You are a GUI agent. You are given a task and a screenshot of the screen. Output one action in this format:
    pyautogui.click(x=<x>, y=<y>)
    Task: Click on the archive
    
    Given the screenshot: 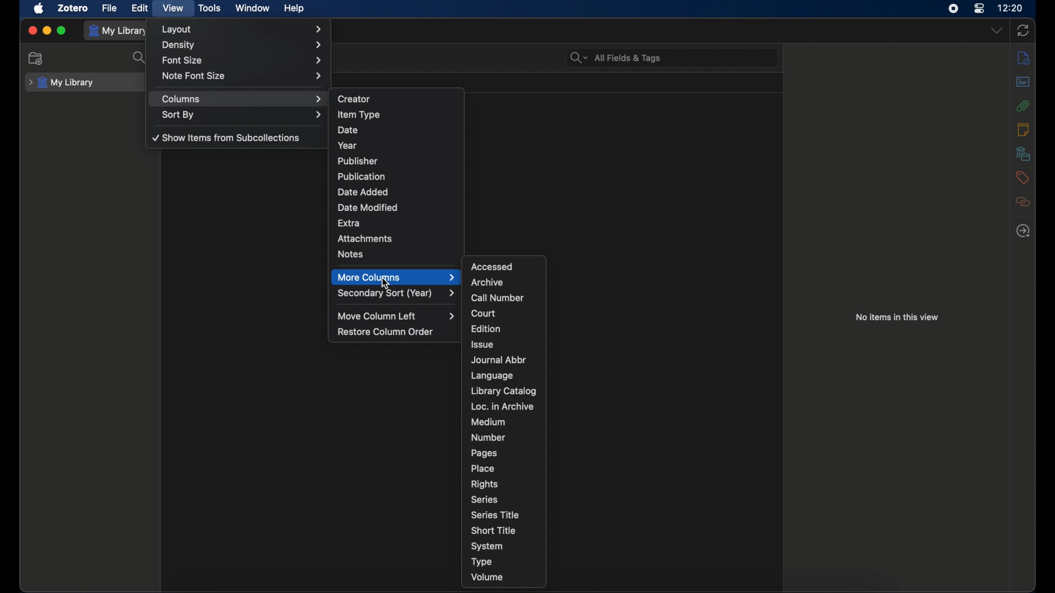 What is the action you would take?
    pyautogui.click(x=487, y=282)
    